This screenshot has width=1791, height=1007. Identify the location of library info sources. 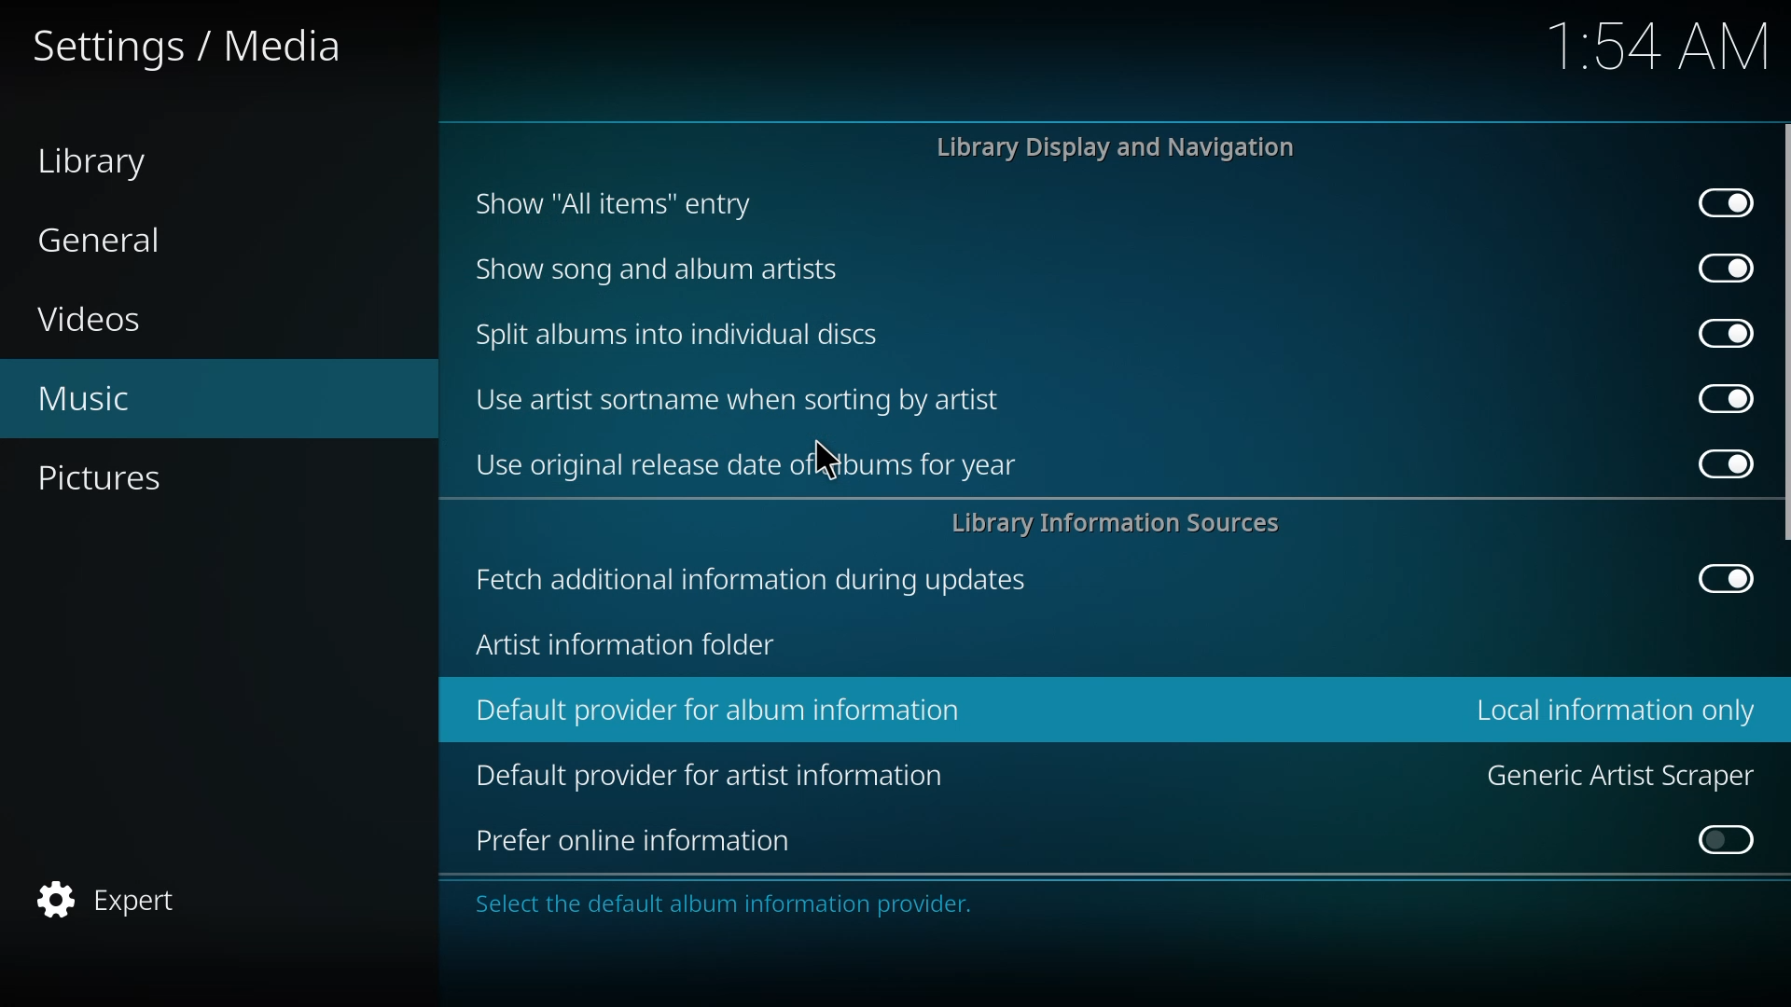
(1122, 522).